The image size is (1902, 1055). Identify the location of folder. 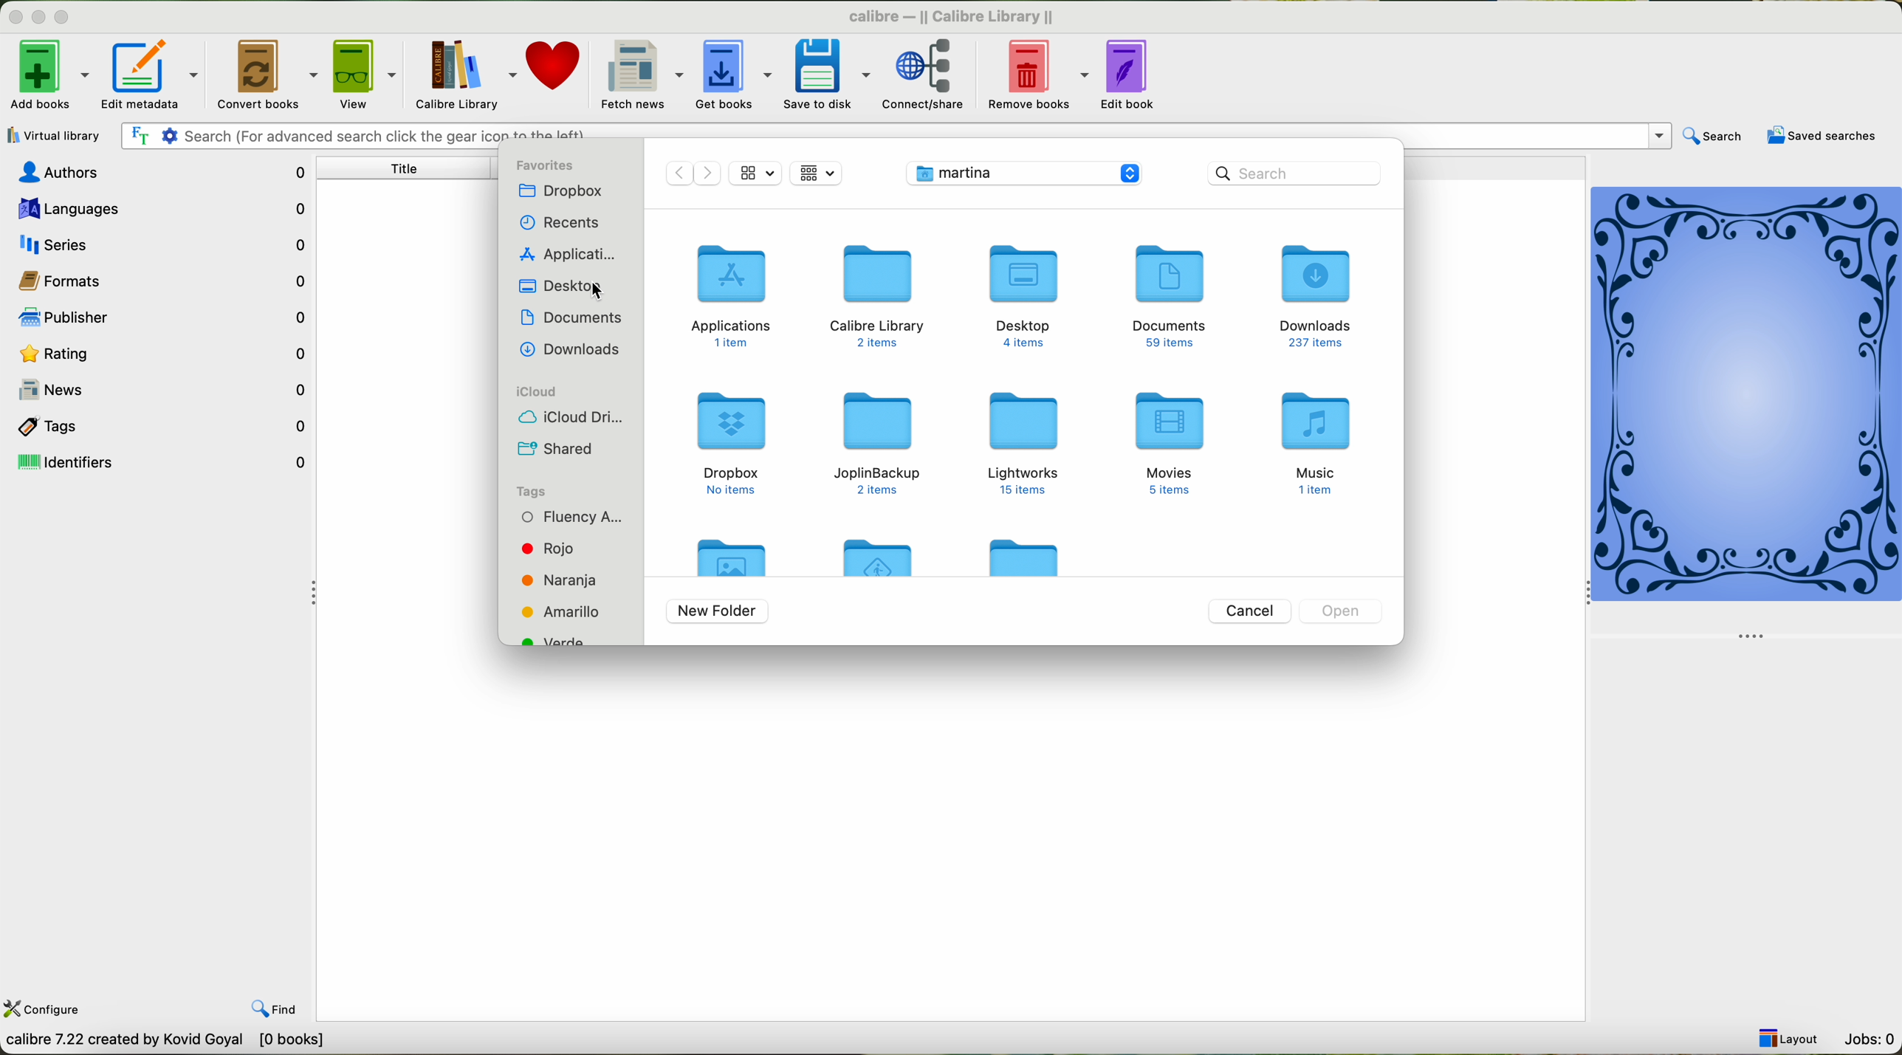
(735, 551).